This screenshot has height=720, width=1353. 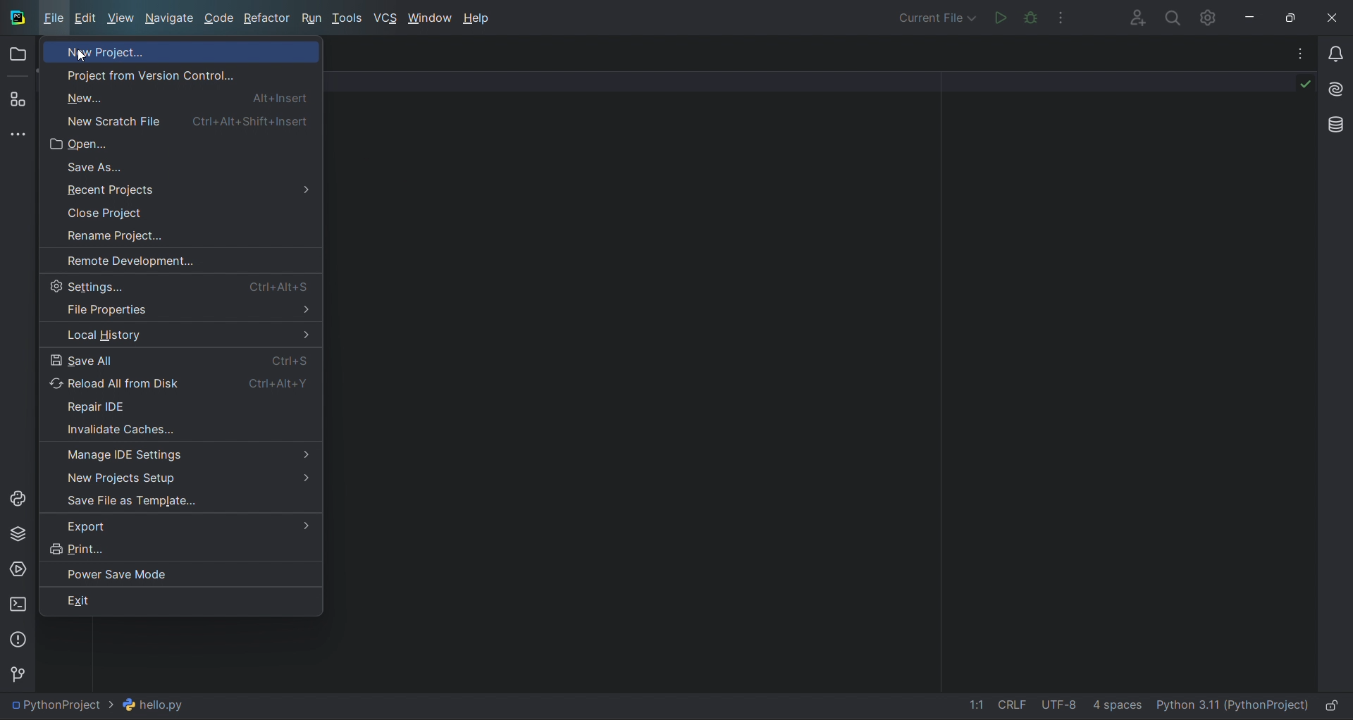 I want to click on remote dev, so click(x=178, y=258).